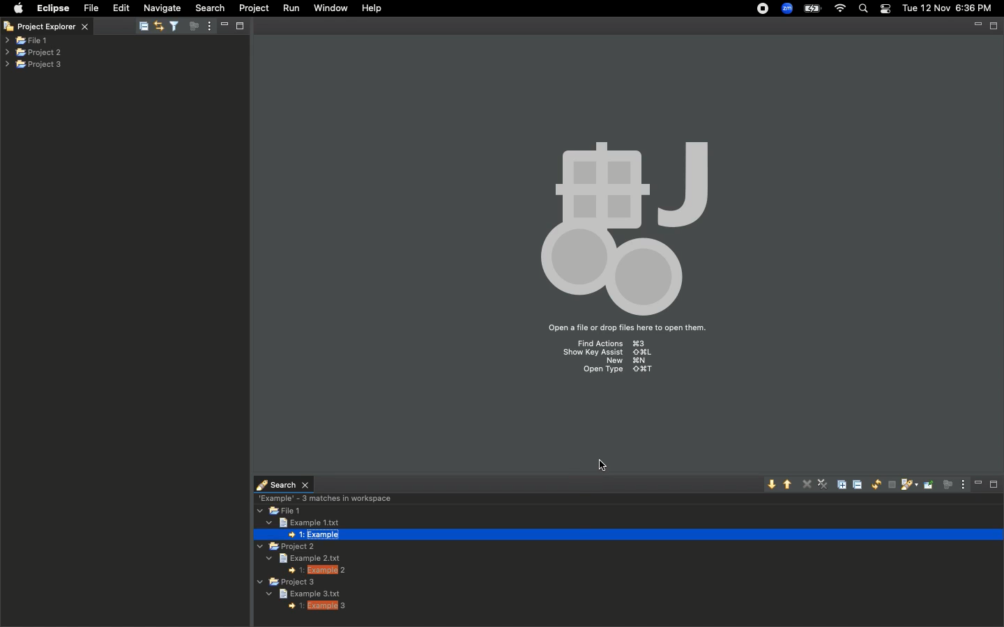  Describe the element at coordinates (289, 582) in the screenshot. I see `Project 3` at that location.